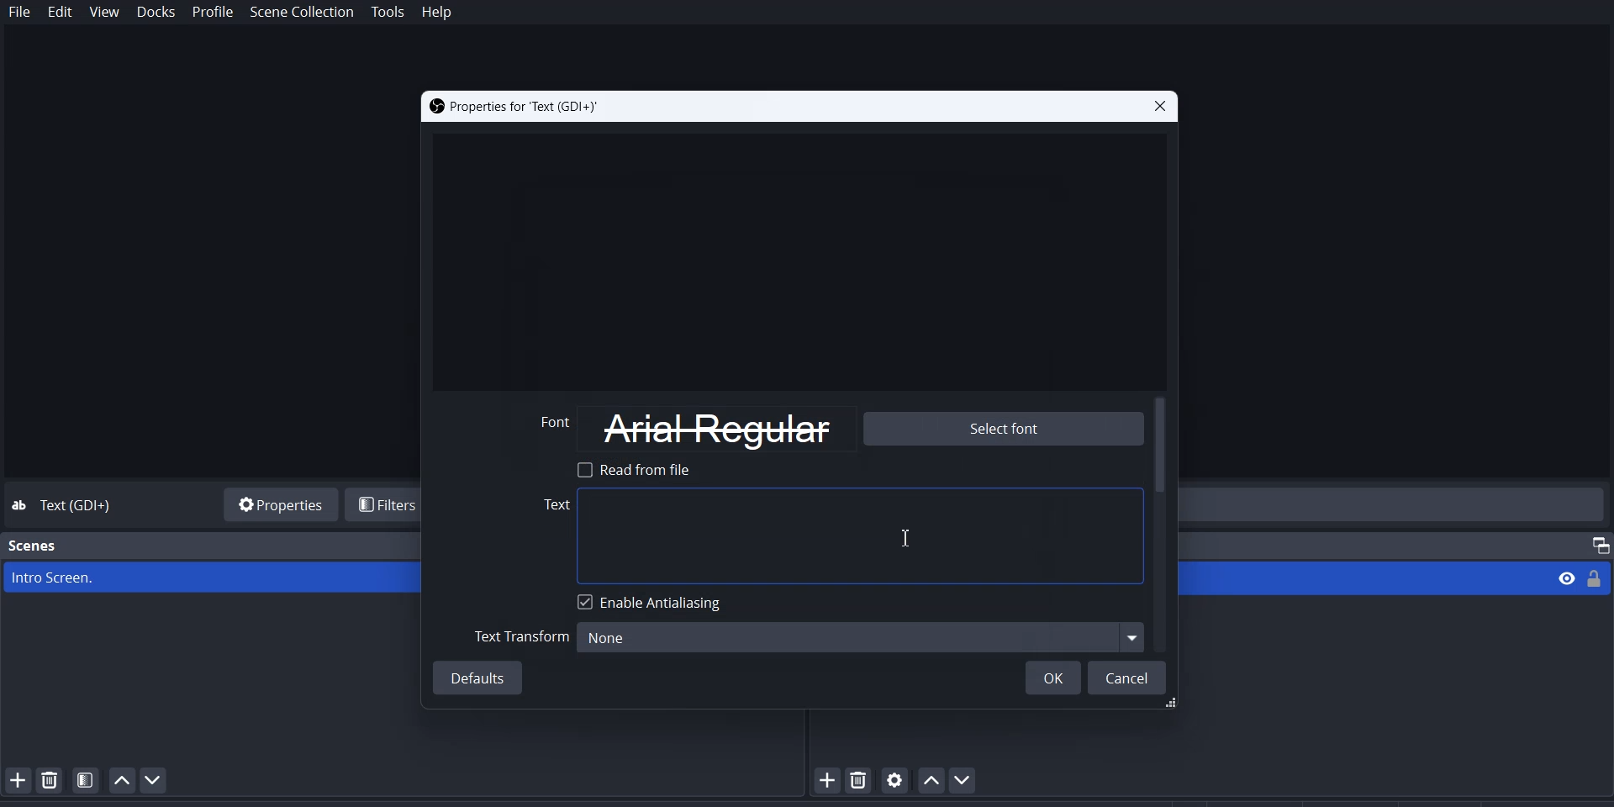  I want to click on Cancel, so click(1129, 678).